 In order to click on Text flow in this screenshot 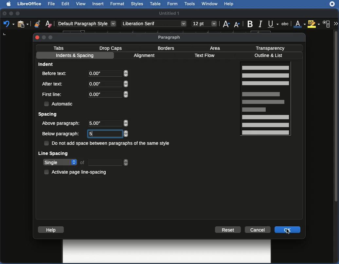, I will do `click(205, 56)`.